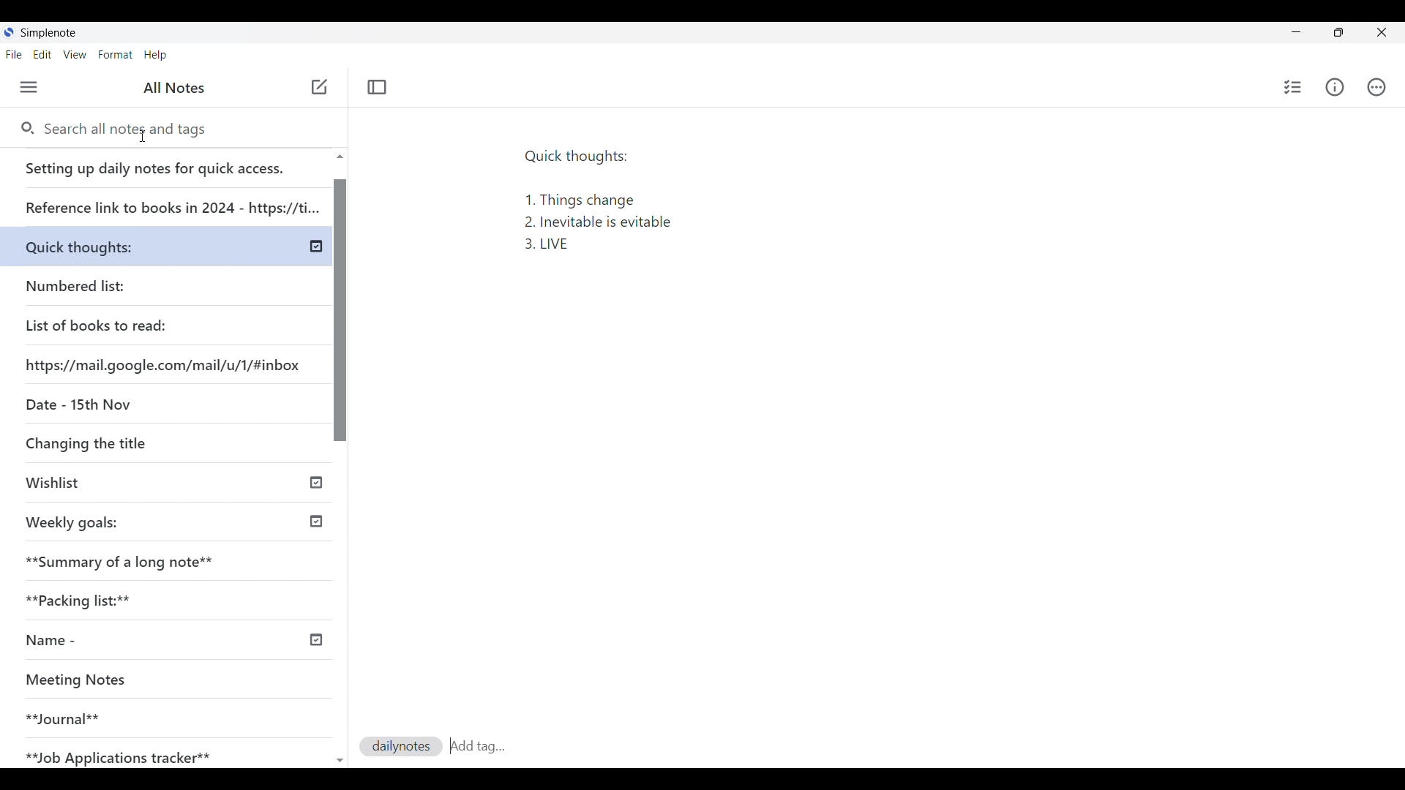 The image size is (1405, 790). Describe the element at coordinates (165, 364) in the screenshot. I see `https://mail.google.com/mail/u/1/#inbox` at that location.